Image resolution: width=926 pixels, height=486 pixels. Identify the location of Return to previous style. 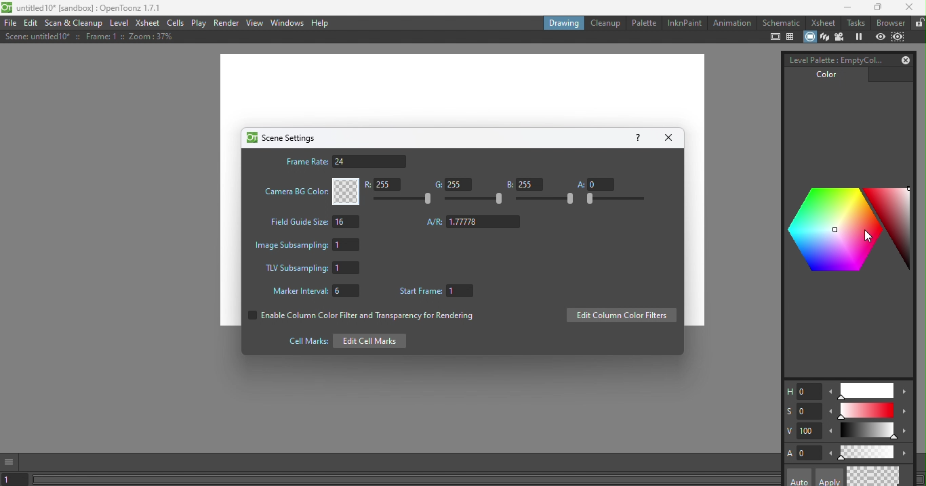
(887, 476).